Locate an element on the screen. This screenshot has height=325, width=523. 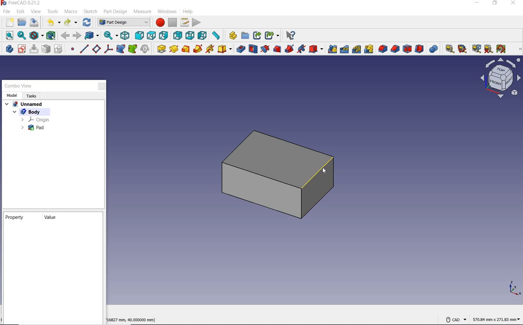
pad is located at coordinates (161, 49).